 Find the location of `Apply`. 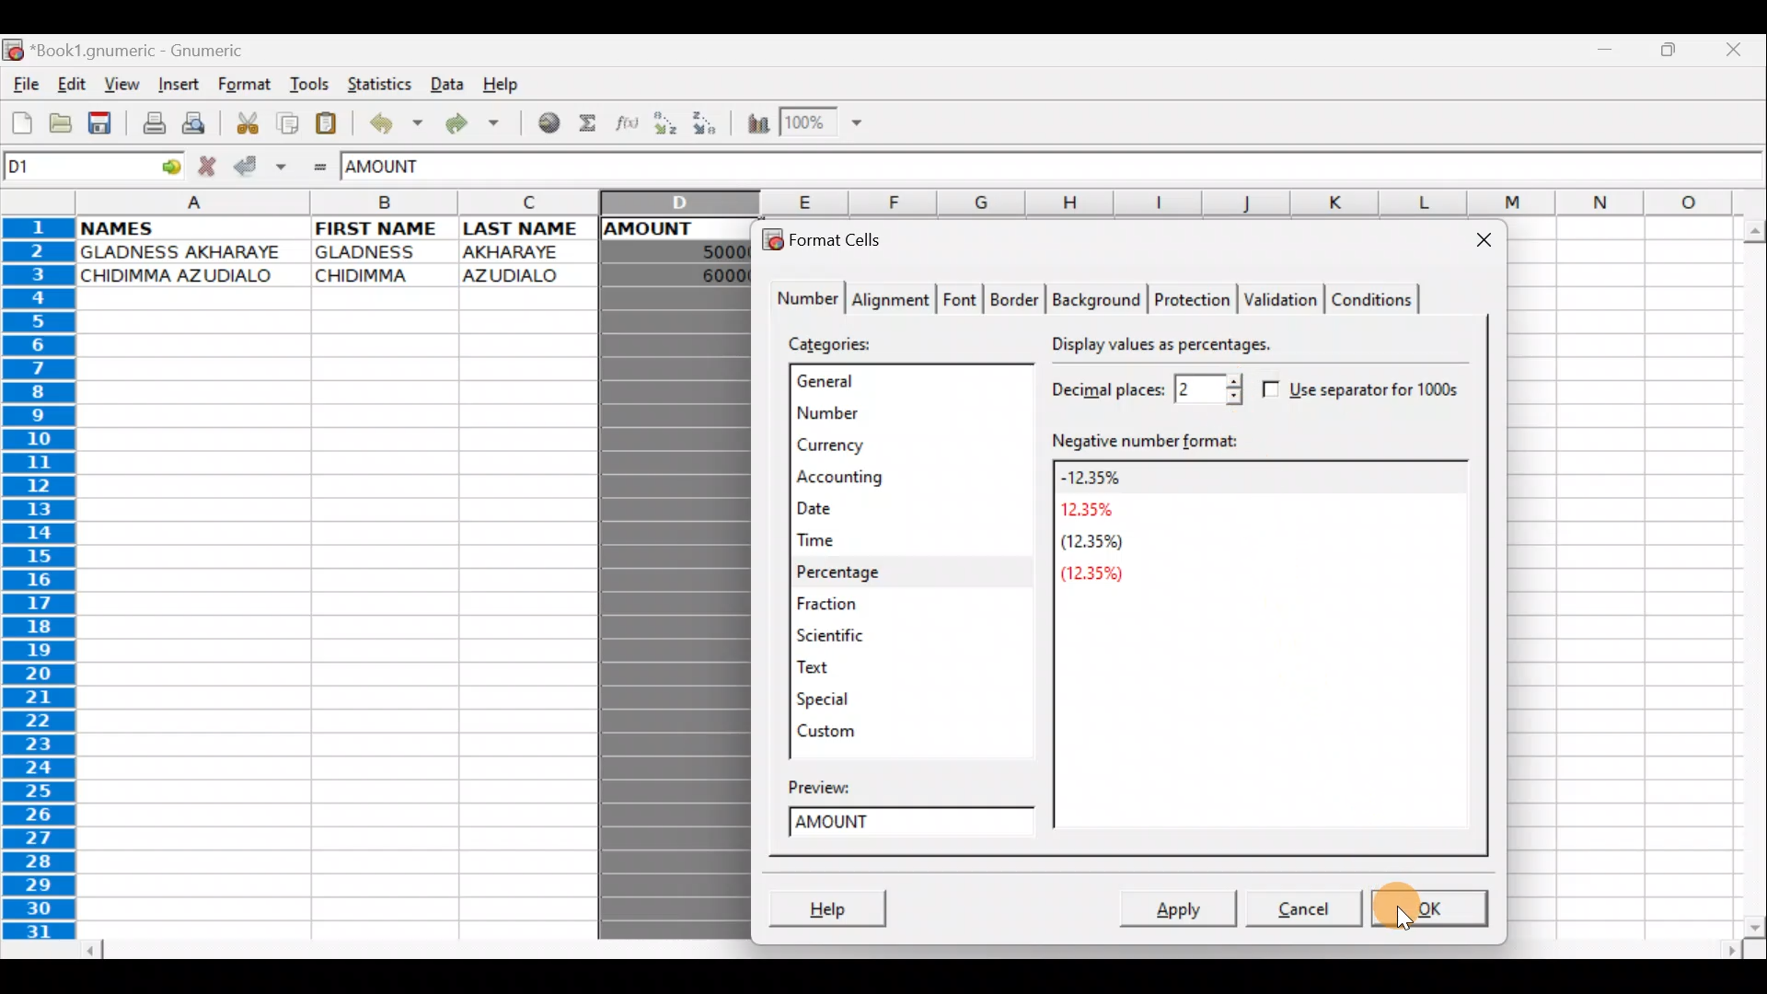

Apply is located at coordinates (1181, 905).